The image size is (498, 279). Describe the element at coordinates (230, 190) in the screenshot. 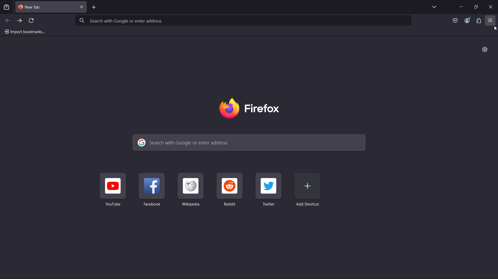

I see `Reddit Shortcut` at that location.